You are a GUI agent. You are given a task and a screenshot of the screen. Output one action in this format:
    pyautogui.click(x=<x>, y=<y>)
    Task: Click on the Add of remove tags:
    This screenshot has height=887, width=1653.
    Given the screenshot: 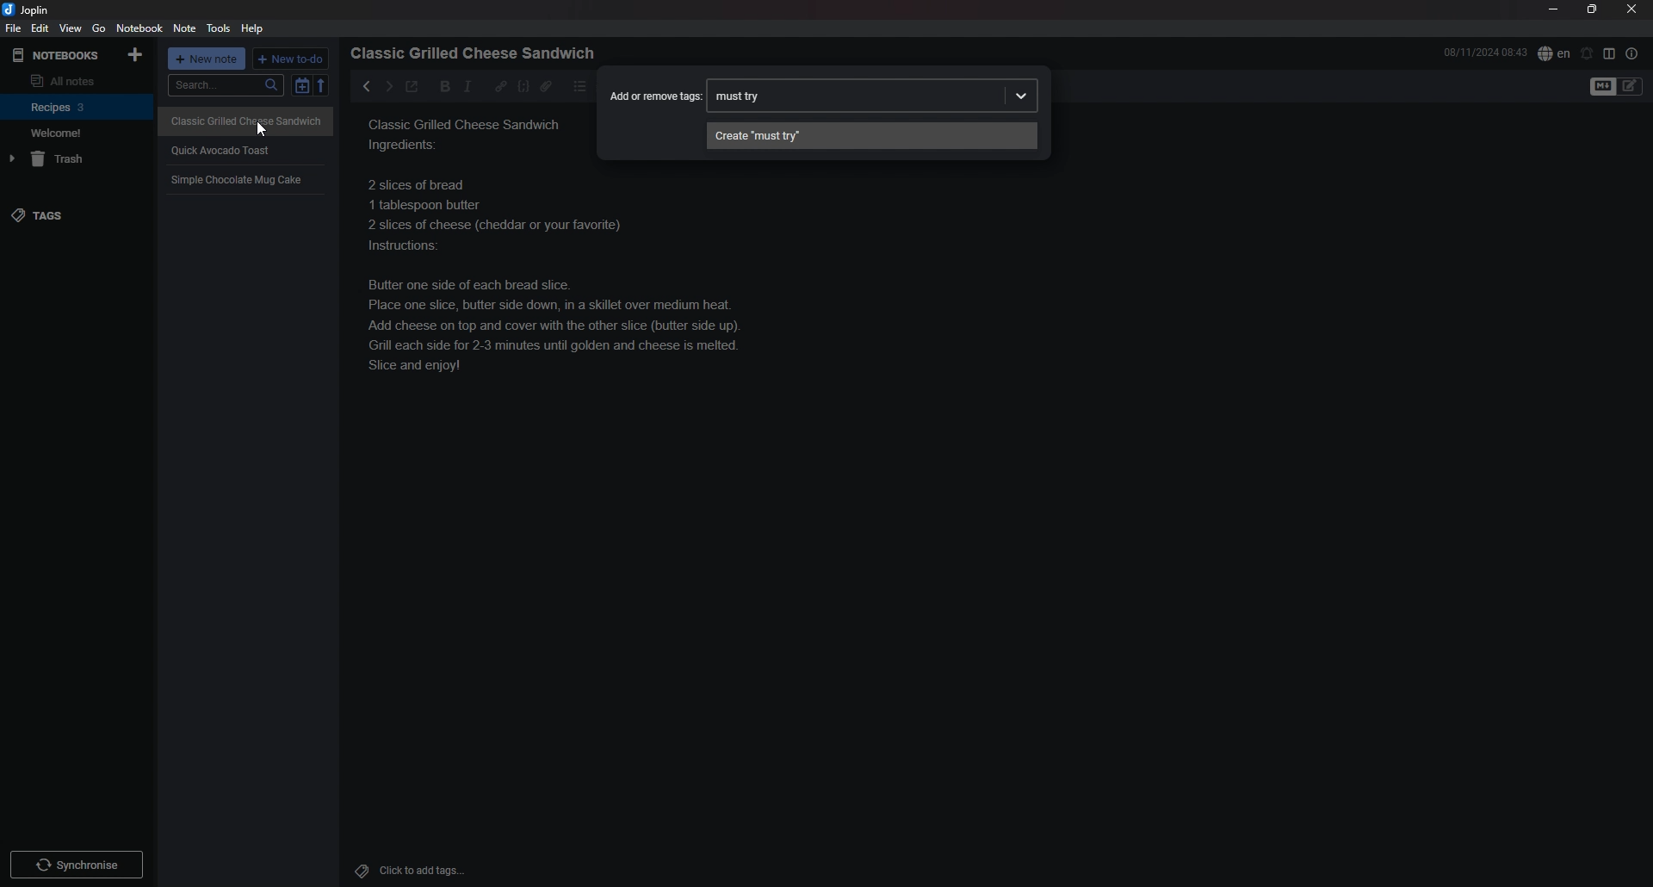 What is the action you would take?
    pyautogui.click(x=654, y=96)
    